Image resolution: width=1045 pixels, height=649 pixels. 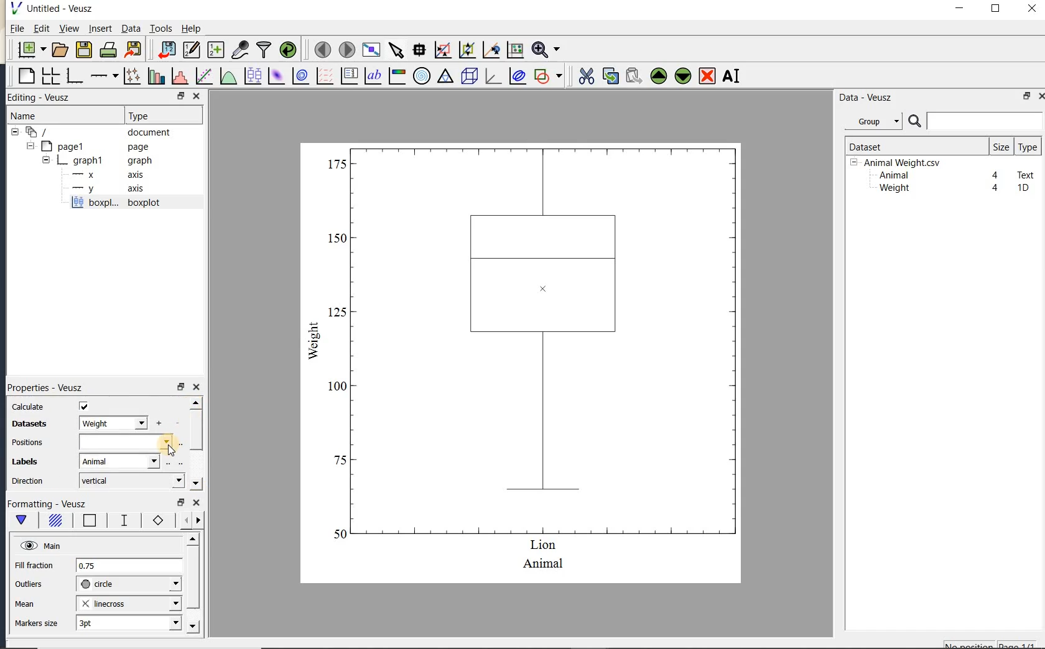 What do you see at coordinates (160, 114) in the screenshot?
I see `Type` at bounding box center [160, 114].